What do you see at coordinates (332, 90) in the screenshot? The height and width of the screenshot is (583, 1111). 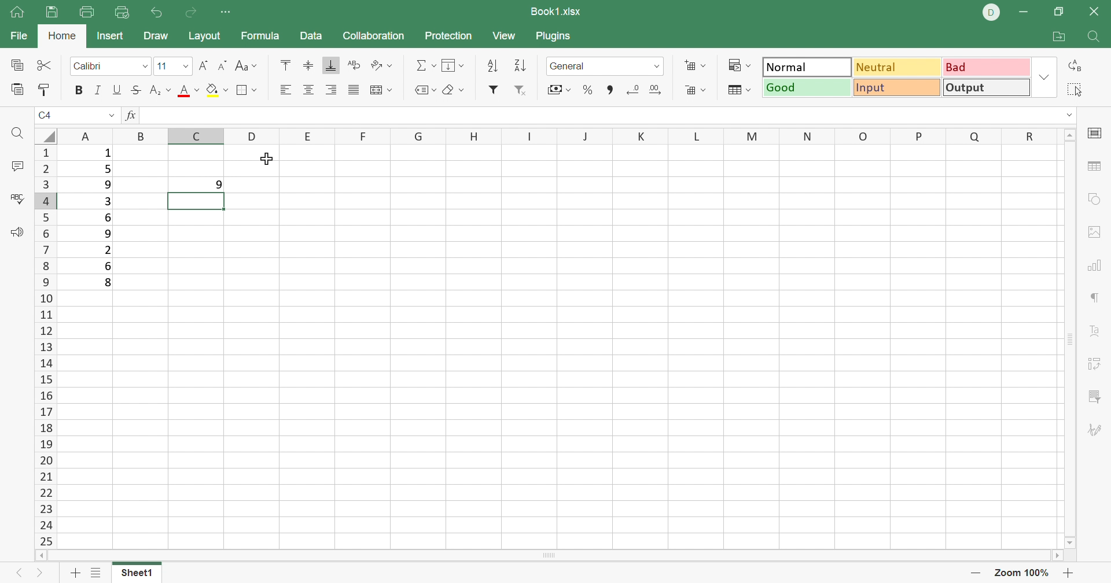 I see `Align Right` at bounding box center [332, 90].